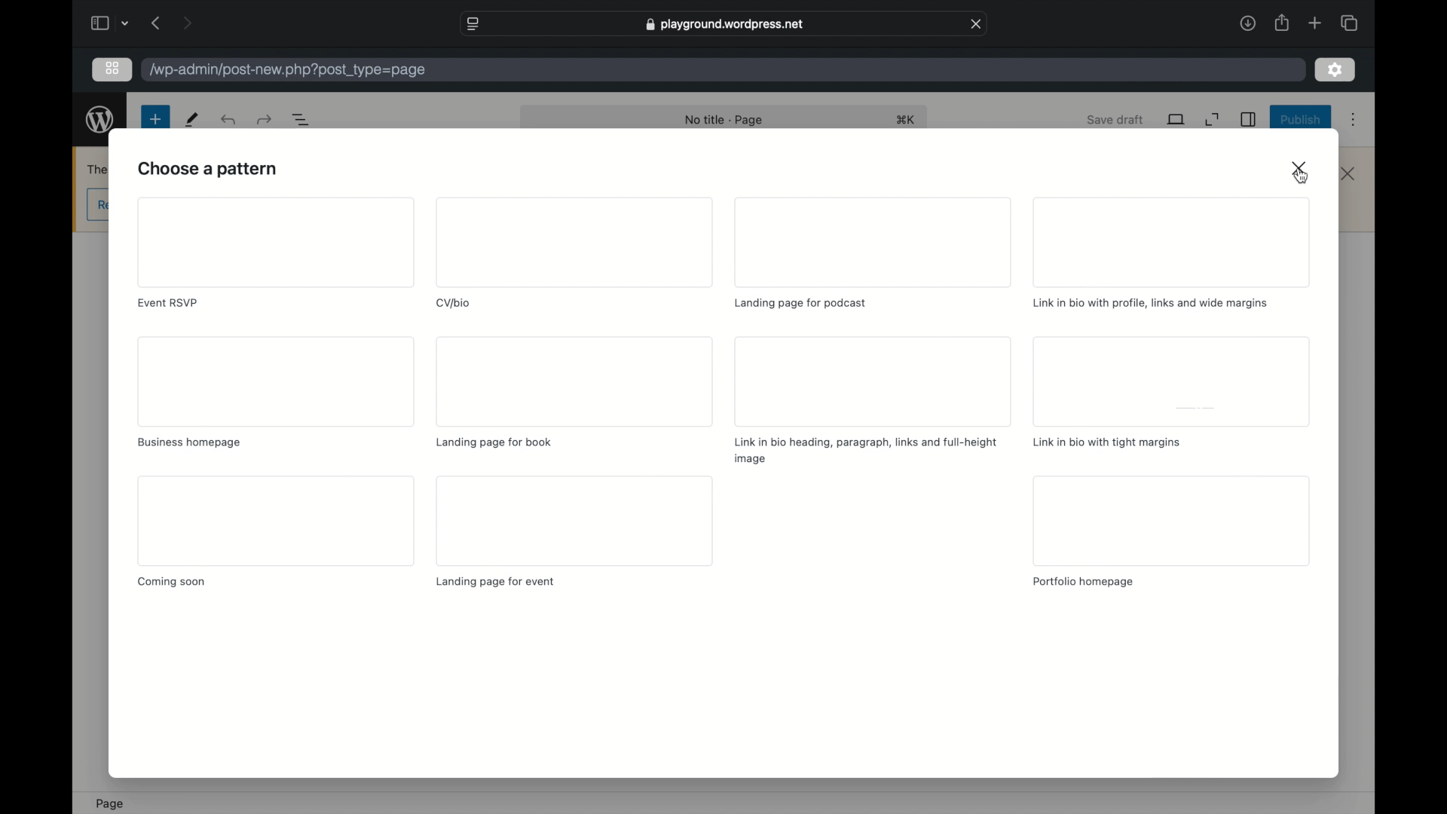 The height and width of the screenshot is (814, 1447). Describe the element at coordinates (172, 582) in the screenshot. I see `coming soon` at that location.